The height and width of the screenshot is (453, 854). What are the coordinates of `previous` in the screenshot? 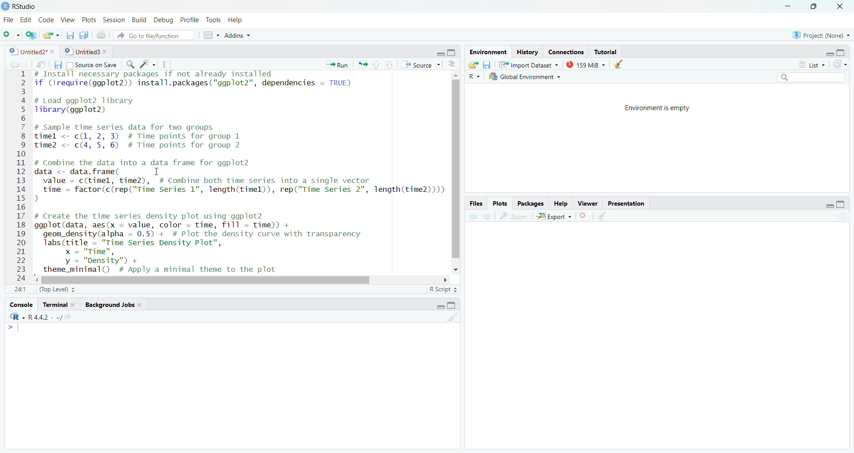 It's located at (472, 217).